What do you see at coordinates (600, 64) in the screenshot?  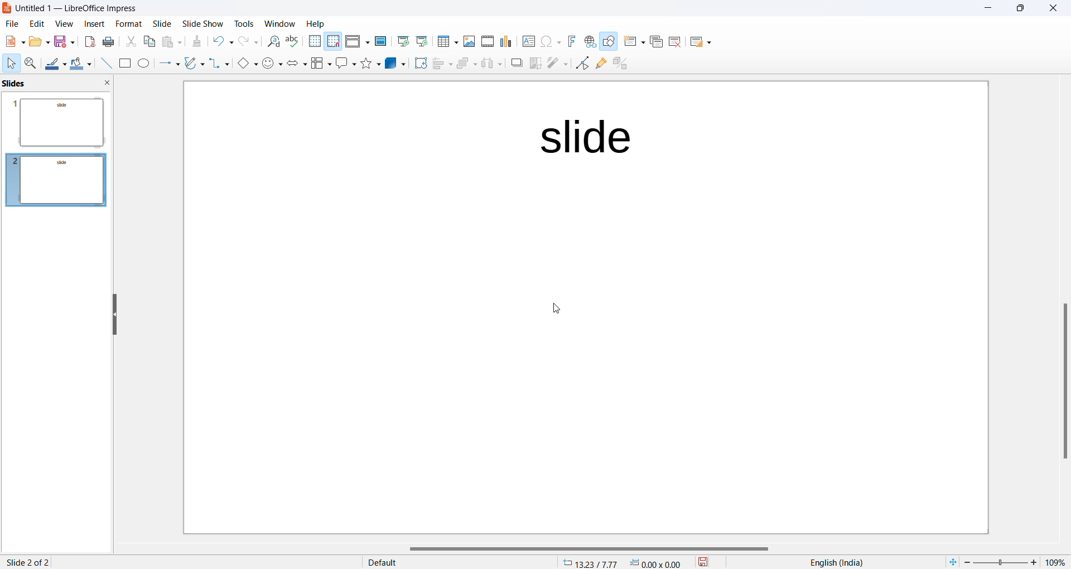 I see `Show glue point function` at bounding box center [600, 64].